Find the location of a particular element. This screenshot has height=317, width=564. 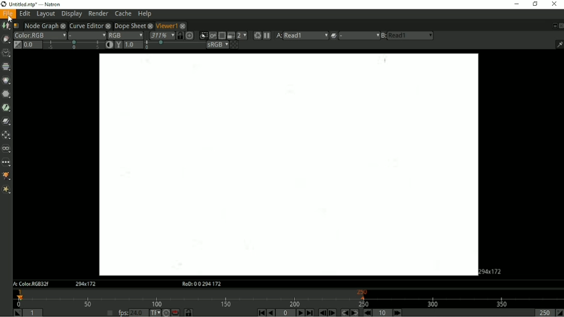

Set the time display format is located at coordinates (154, 313).